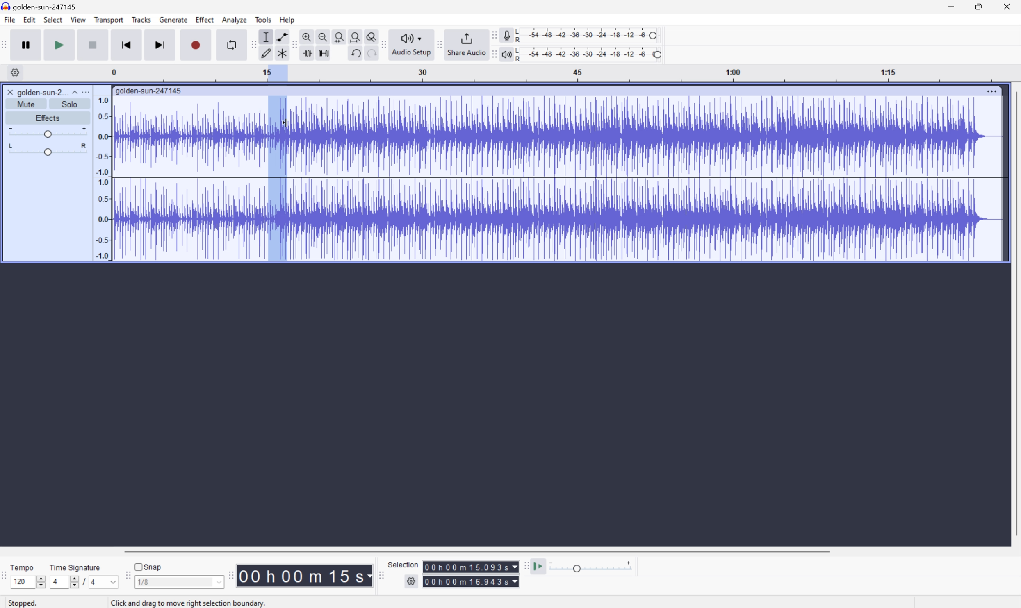  Describe the element at coordinates (94, 583) in the screenshot. I see `4` at that location.